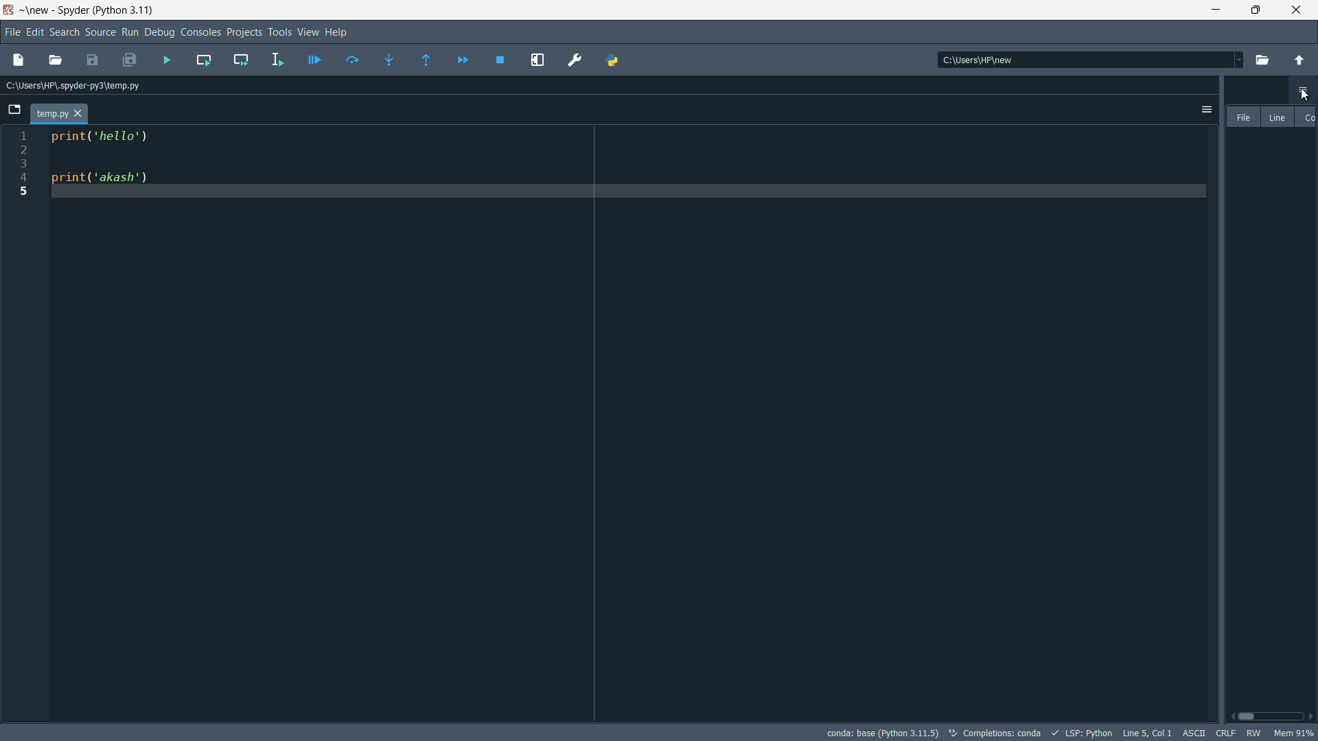 This screenshot has width=1318, height=741. What do you see at coordinates (63, 32) in the screenshot?
I see `Search Menu` at bounding box center [63, 32].